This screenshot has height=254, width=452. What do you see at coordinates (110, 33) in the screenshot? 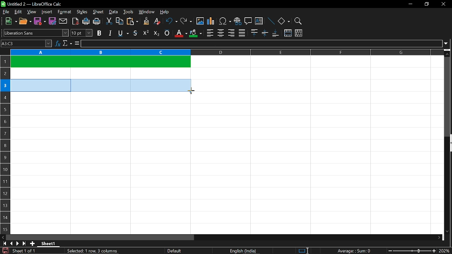
I see `italic` at bounding box center [110, 33].